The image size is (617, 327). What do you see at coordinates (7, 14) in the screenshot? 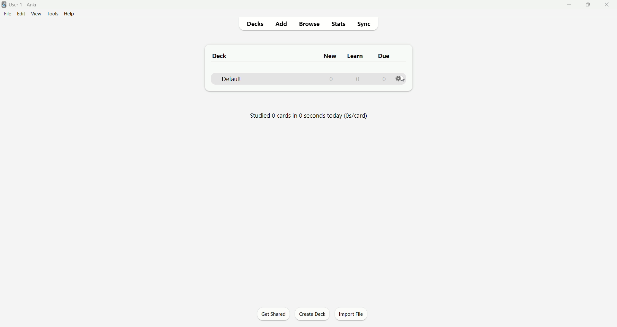
I see `file` at bounding box center [7, 14].